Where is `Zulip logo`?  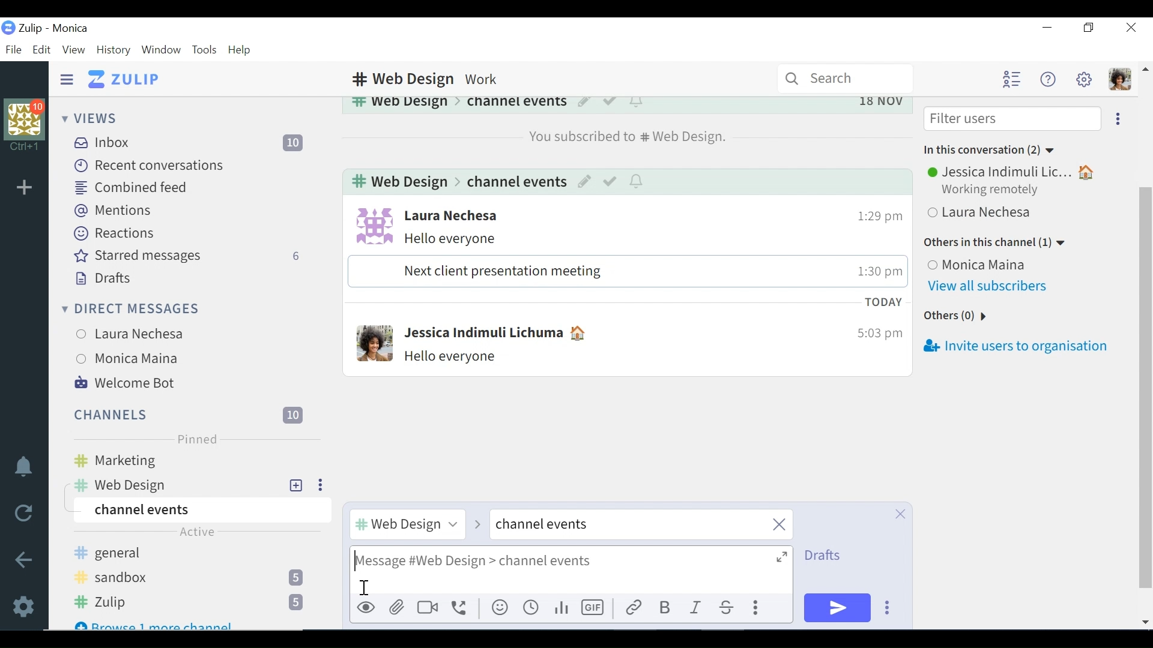 Zulip logo is located at coordinates (8, 28).